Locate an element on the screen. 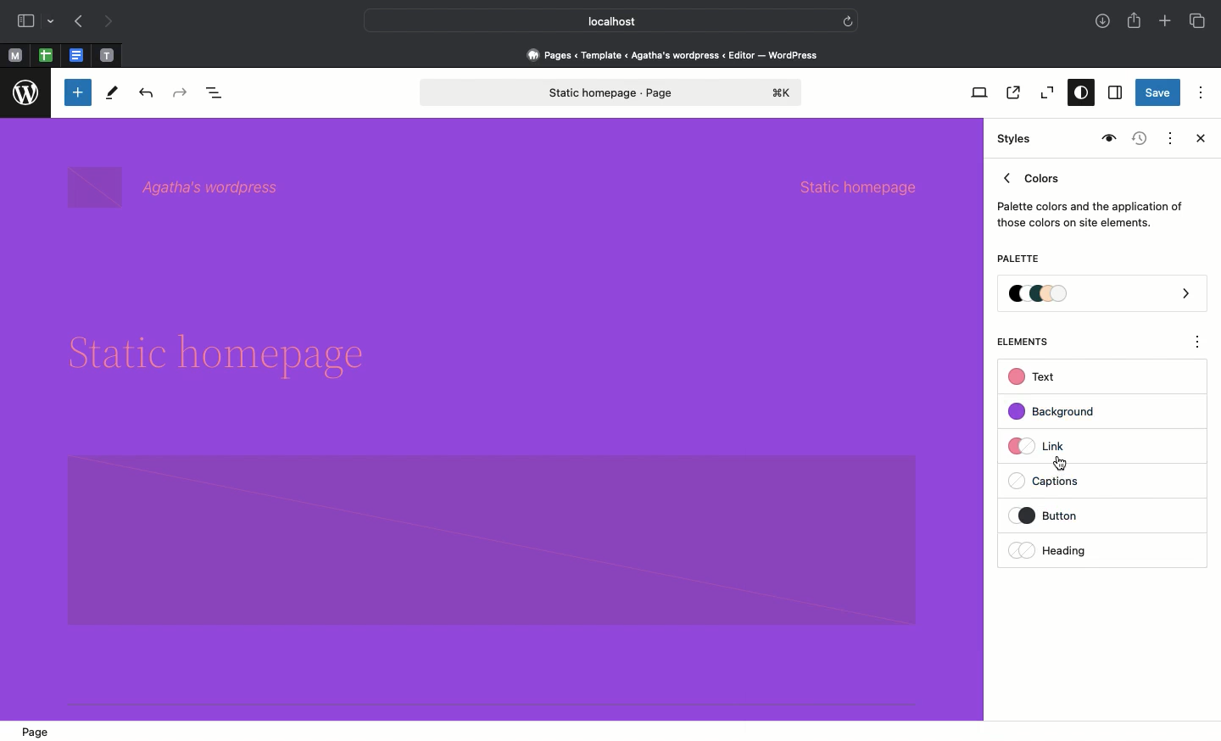 Image resolution: width=1221 pixels, height=741 pixels. Tools is located at coordinates (113, 97).